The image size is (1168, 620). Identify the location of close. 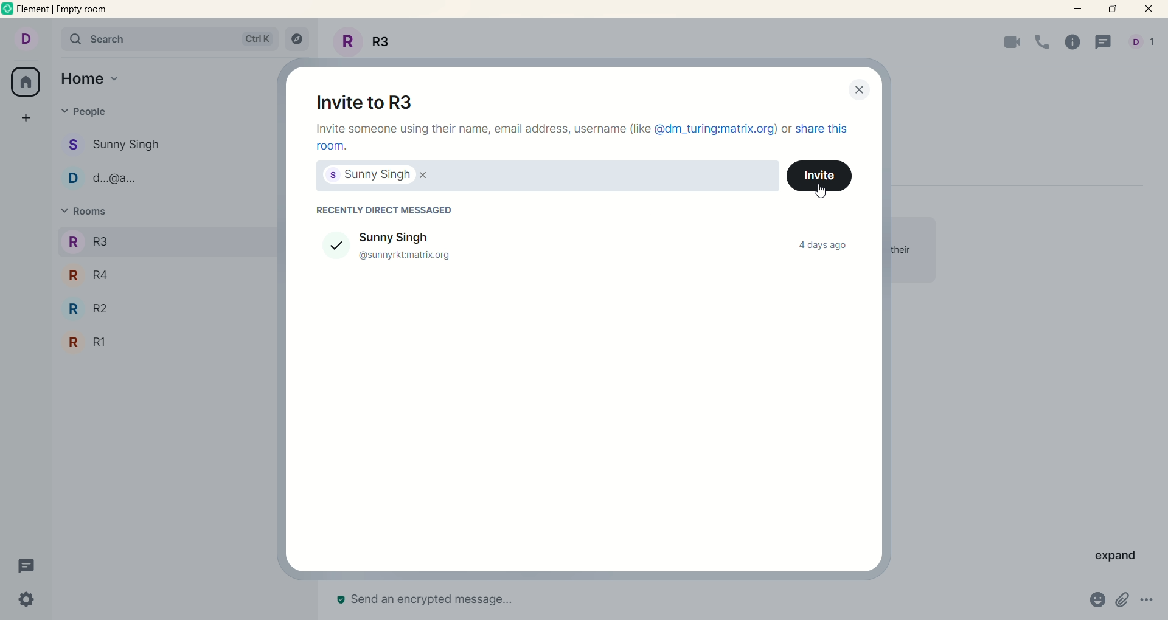
(1147, 9).